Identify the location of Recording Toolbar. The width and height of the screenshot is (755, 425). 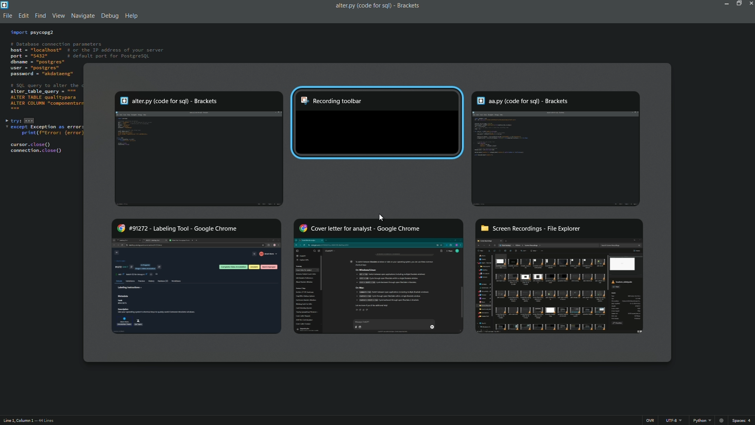
(376, 124).